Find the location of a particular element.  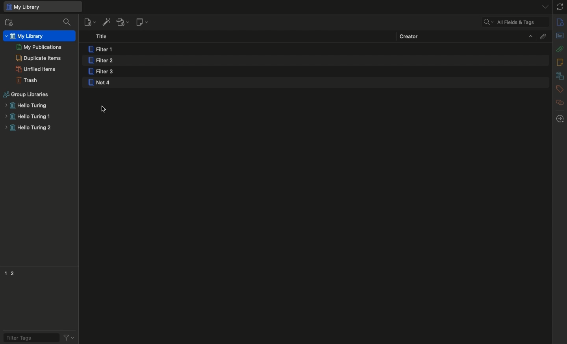

Add items by identifier is located at coordinates (106, 22).